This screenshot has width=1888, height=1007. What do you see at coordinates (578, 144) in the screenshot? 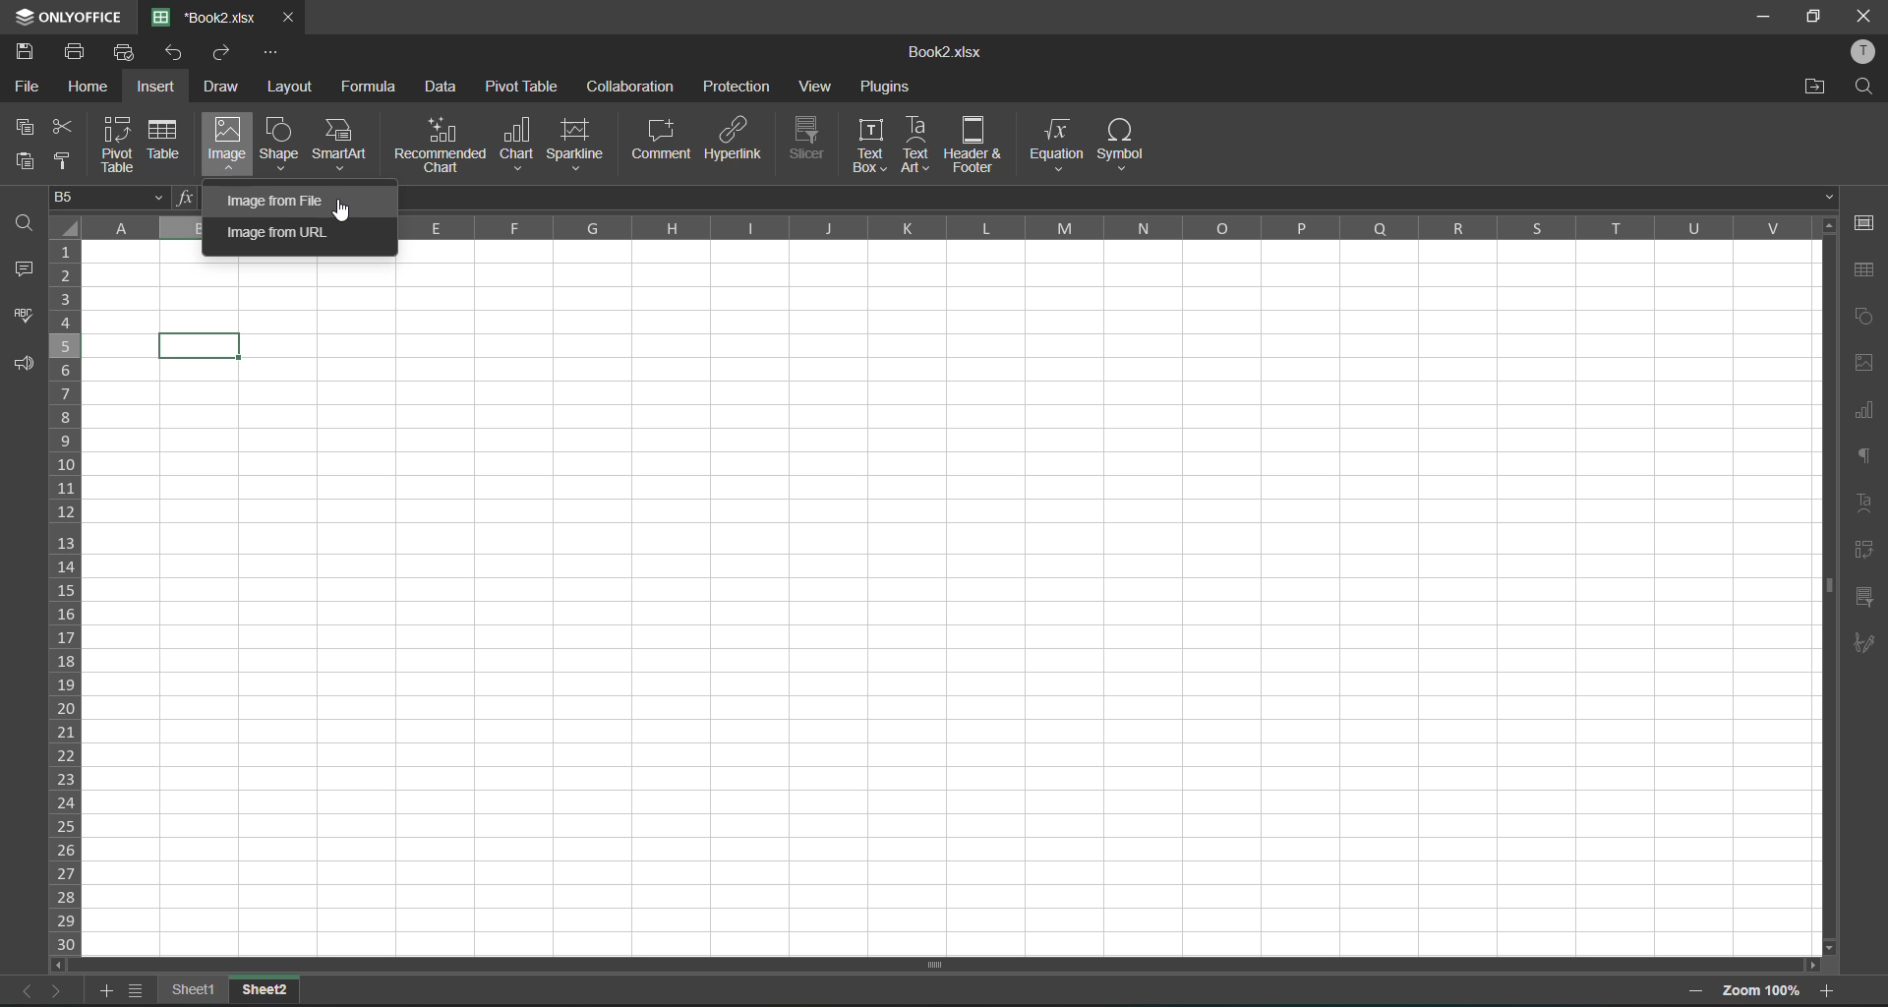
I see `sparkline` at bounding box center [578, 144].